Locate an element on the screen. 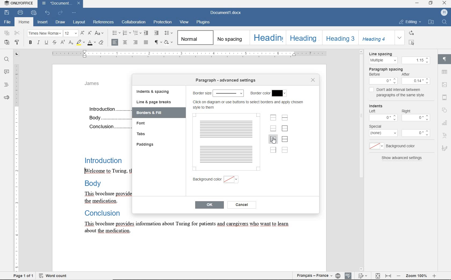 Image resolution: width=451 pixels, height=280 pixels. Paragraph spacing is located at coordinates (389, 69).